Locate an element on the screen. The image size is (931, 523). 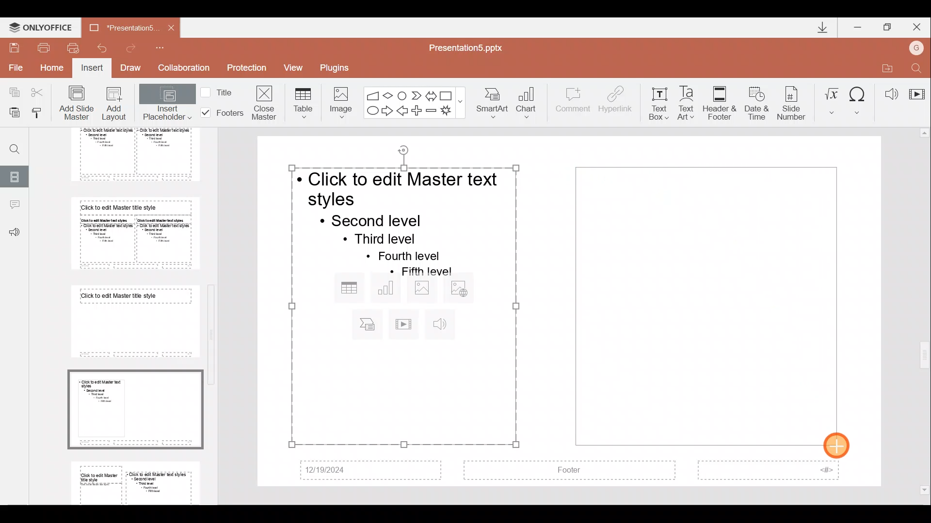
Flowchart-connector is located at coordinates (402, 93).